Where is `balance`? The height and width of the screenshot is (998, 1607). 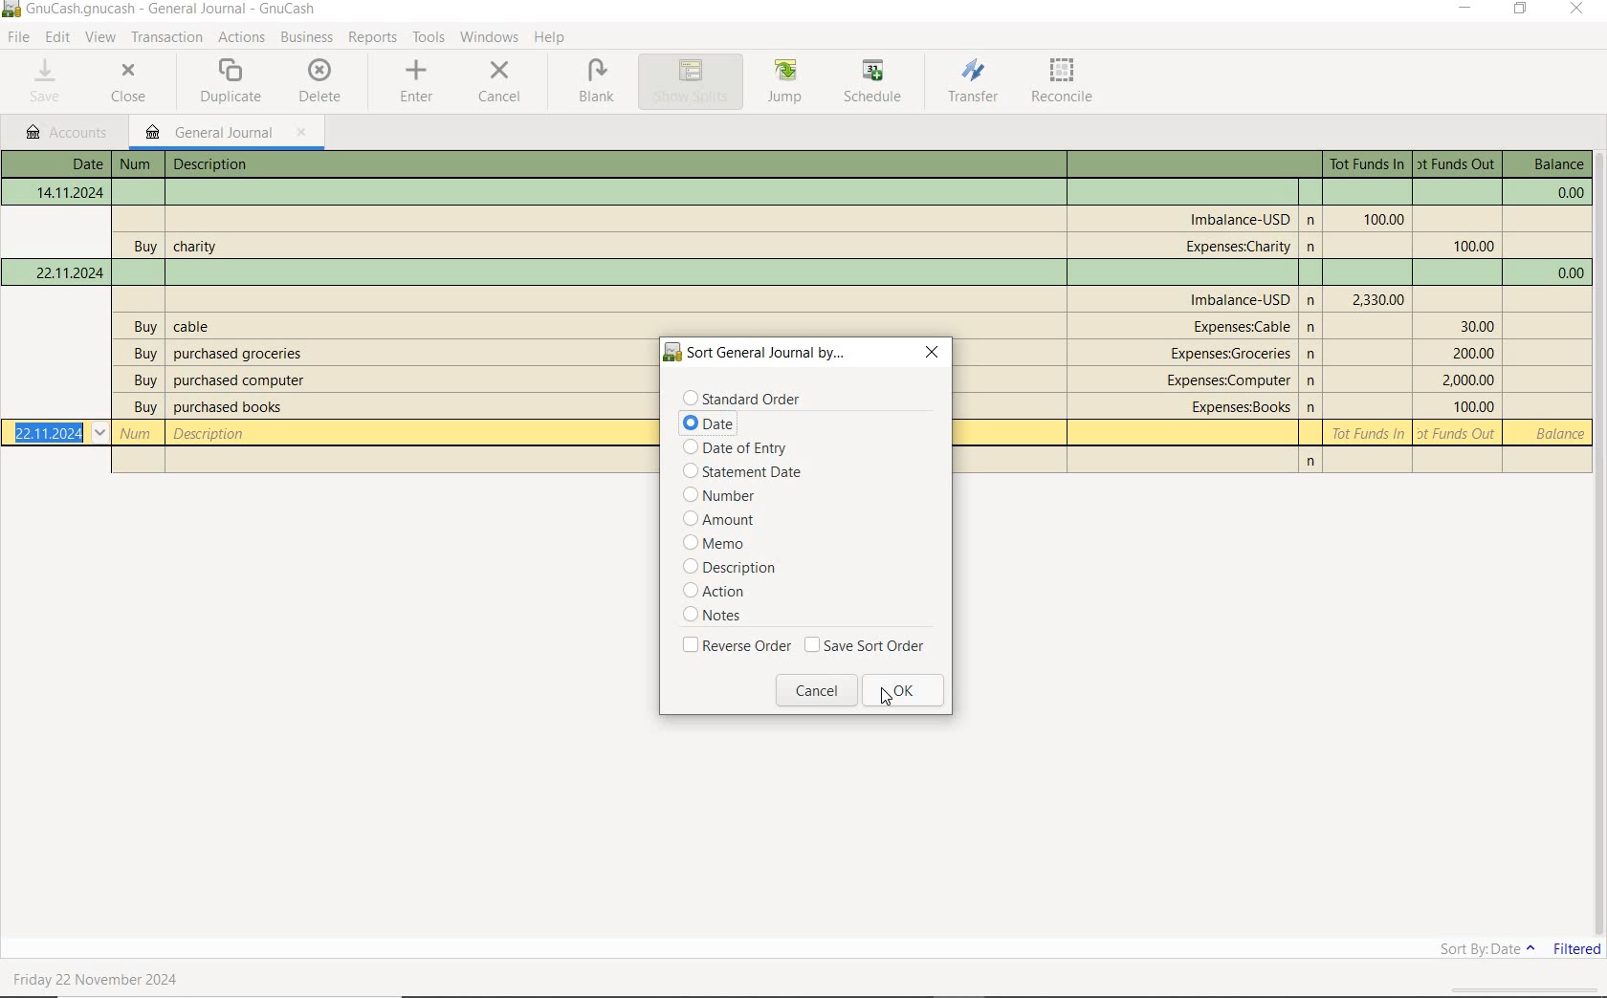
balance is located at coordinates (1566, 194).